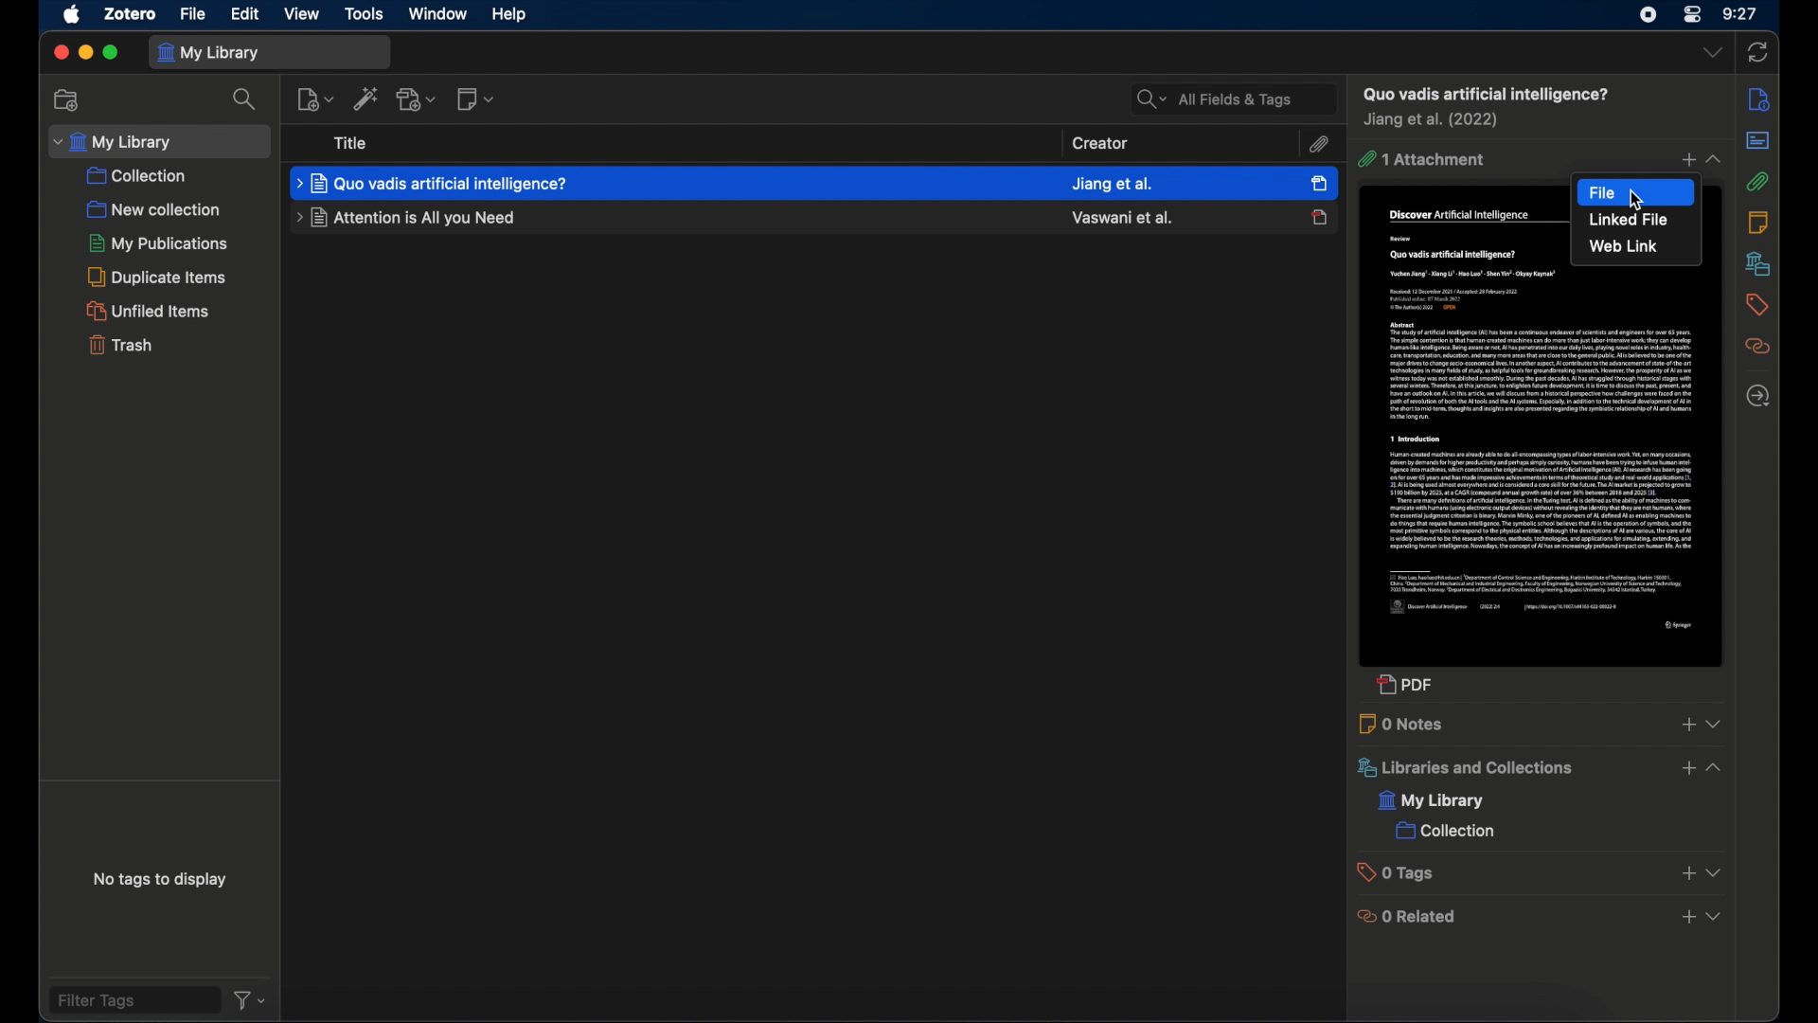 This screenshot has width=1818, height=1023. I want to click on item title, so click(402, 219).